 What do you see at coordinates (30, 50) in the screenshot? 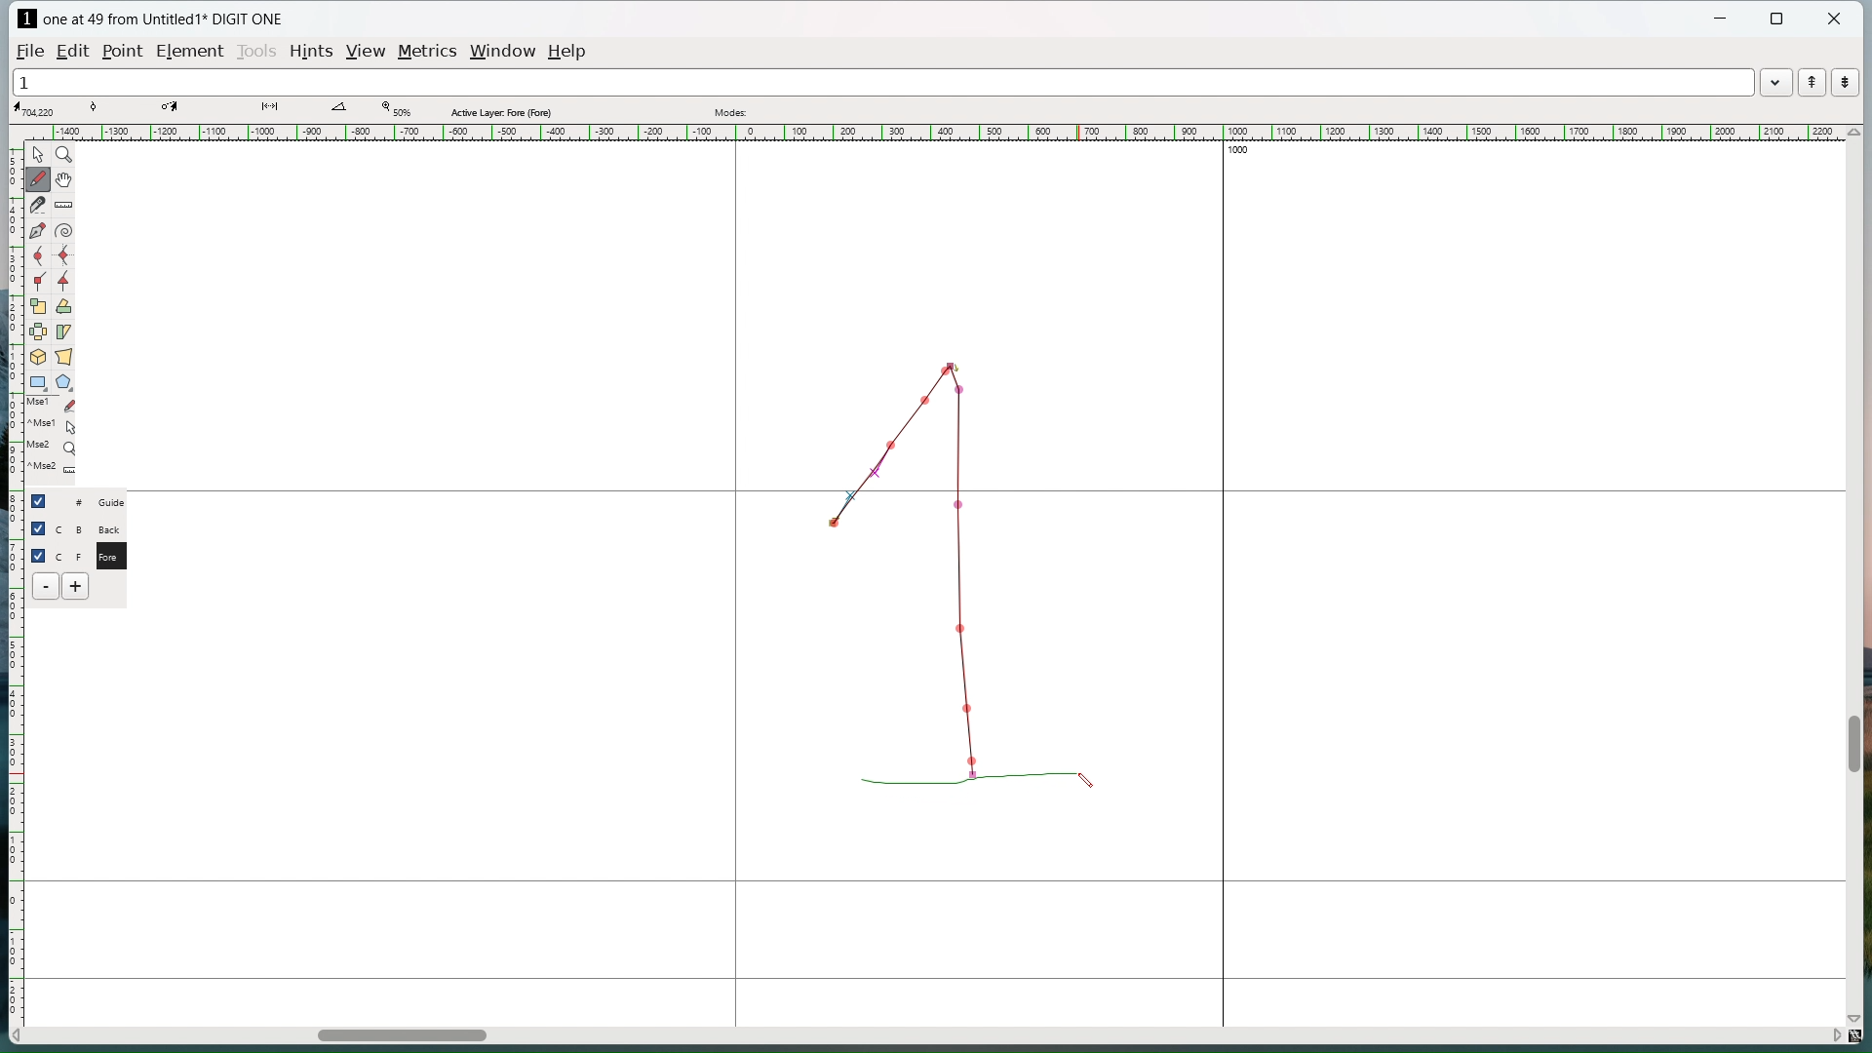
I see `file` at bounding box center [30, 50].